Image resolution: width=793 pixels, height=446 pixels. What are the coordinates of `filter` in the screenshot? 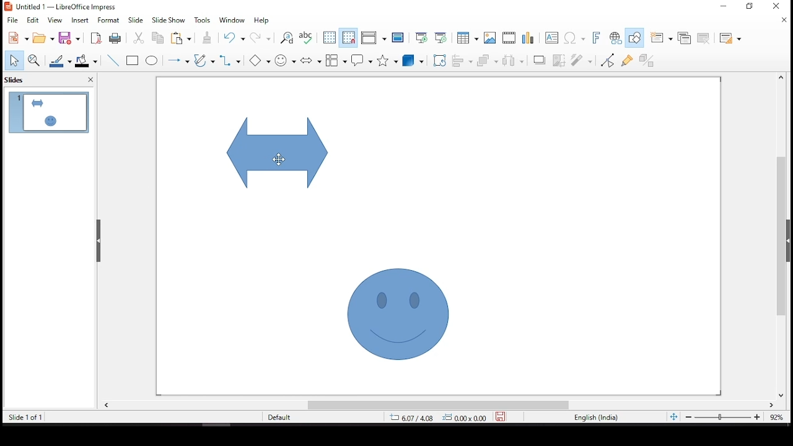 It's located at (582, 60).